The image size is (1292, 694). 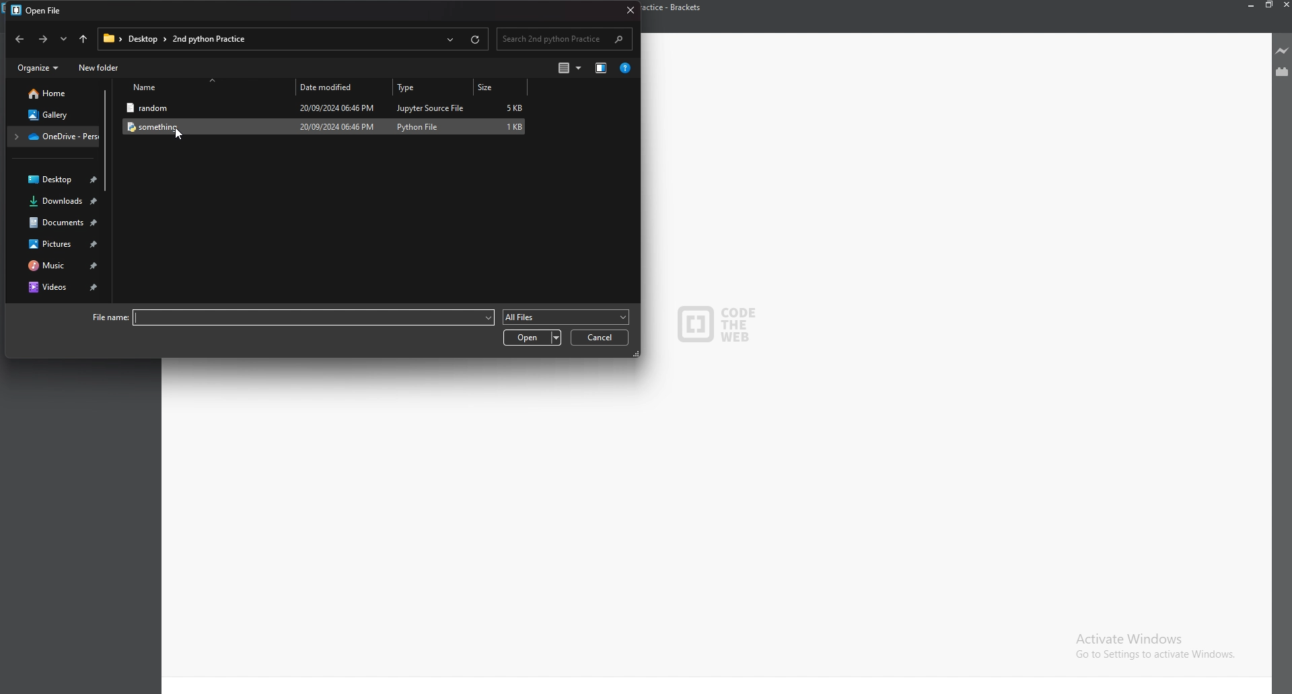 I want to click on previous, so click(x=20, y=39).